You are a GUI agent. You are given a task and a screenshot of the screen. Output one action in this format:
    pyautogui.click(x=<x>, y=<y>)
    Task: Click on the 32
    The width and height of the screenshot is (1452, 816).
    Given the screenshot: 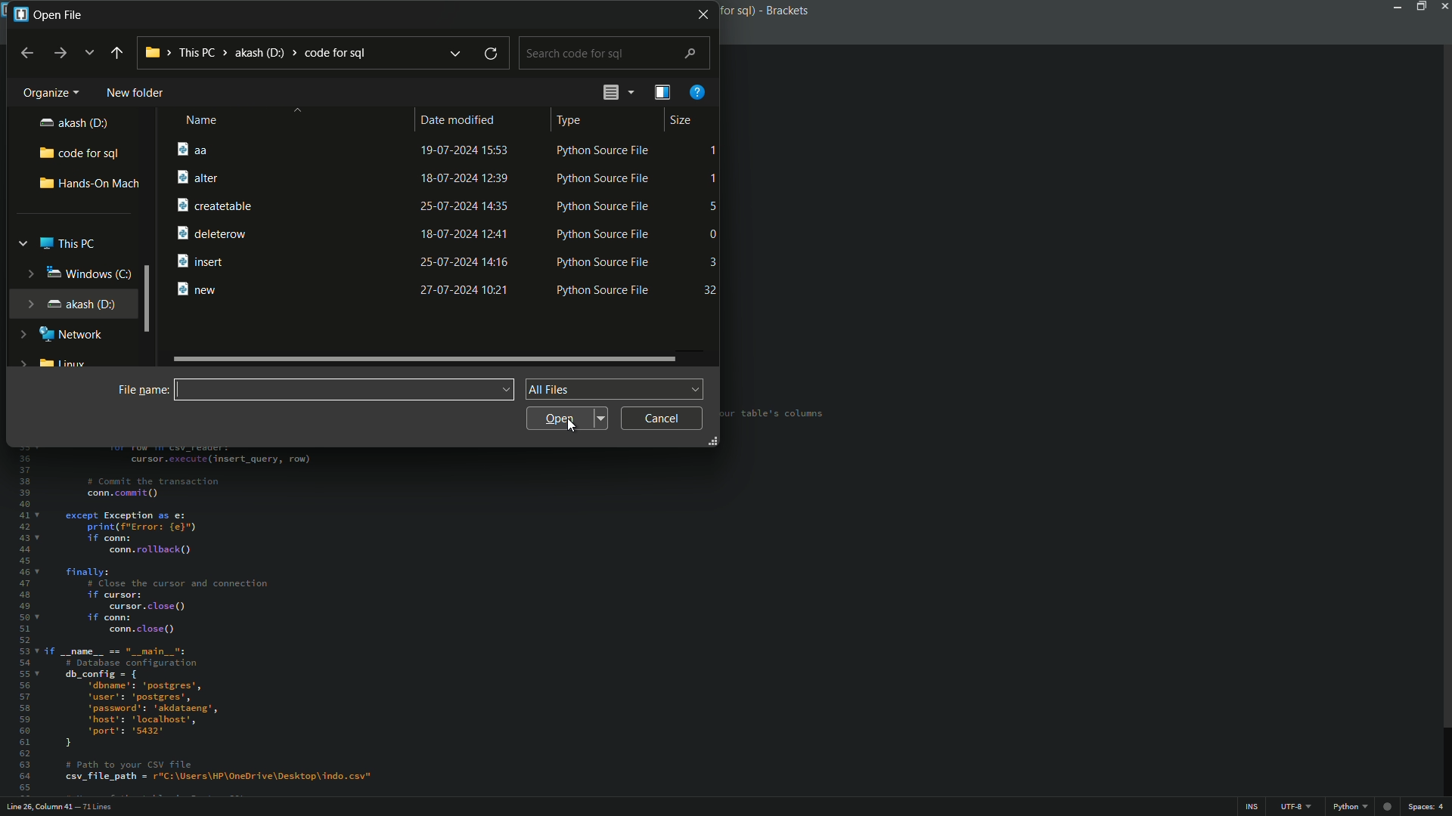 What is the action you would take?
    pyautogui.click(x=712, y=289)
    